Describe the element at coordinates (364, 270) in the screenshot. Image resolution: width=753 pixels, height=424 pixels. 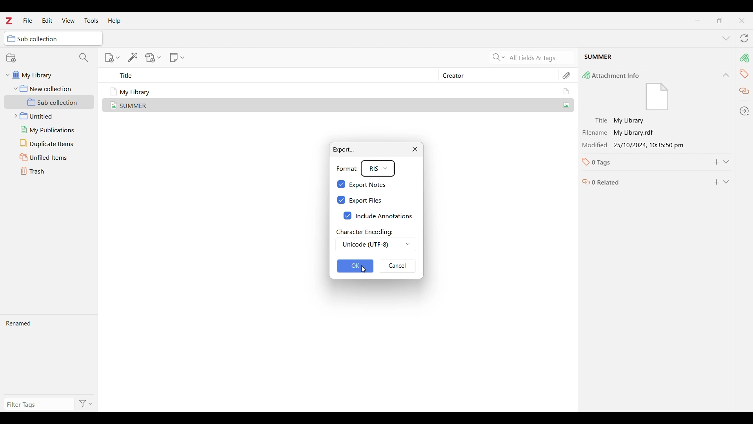
I see `Cursor` at that location.